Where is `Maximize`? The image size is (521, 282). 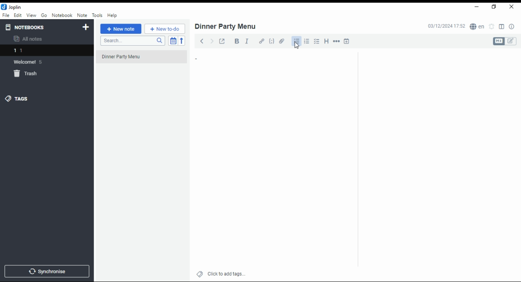
Maximize is located at coordinates (494, 7).